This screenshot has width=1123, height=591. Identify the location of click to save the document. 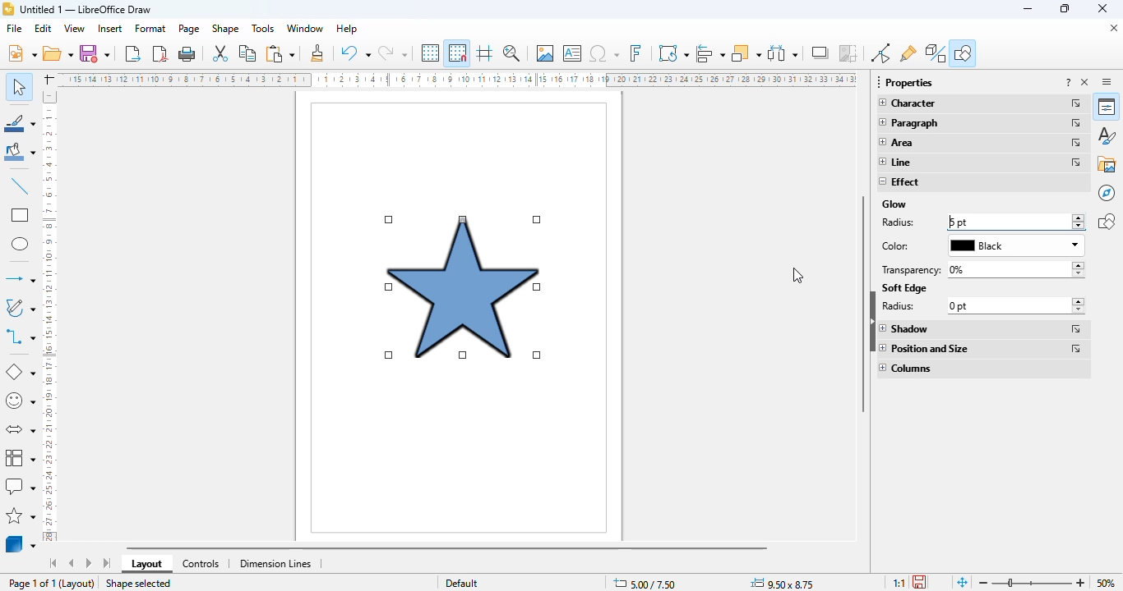
(919, 582).